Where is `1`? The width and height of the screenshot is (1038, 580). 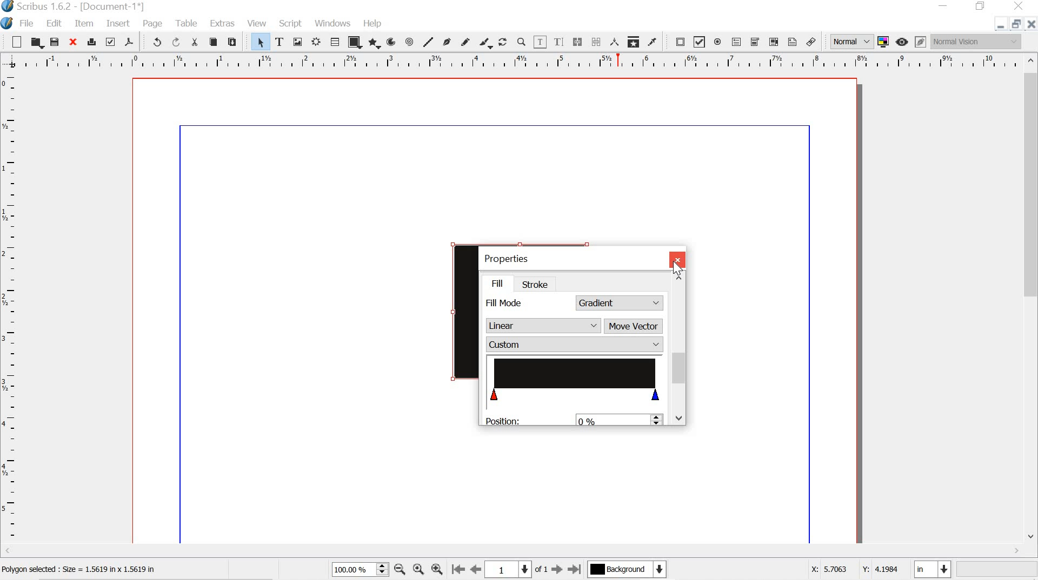 1 is located at coordinates (511, 569).